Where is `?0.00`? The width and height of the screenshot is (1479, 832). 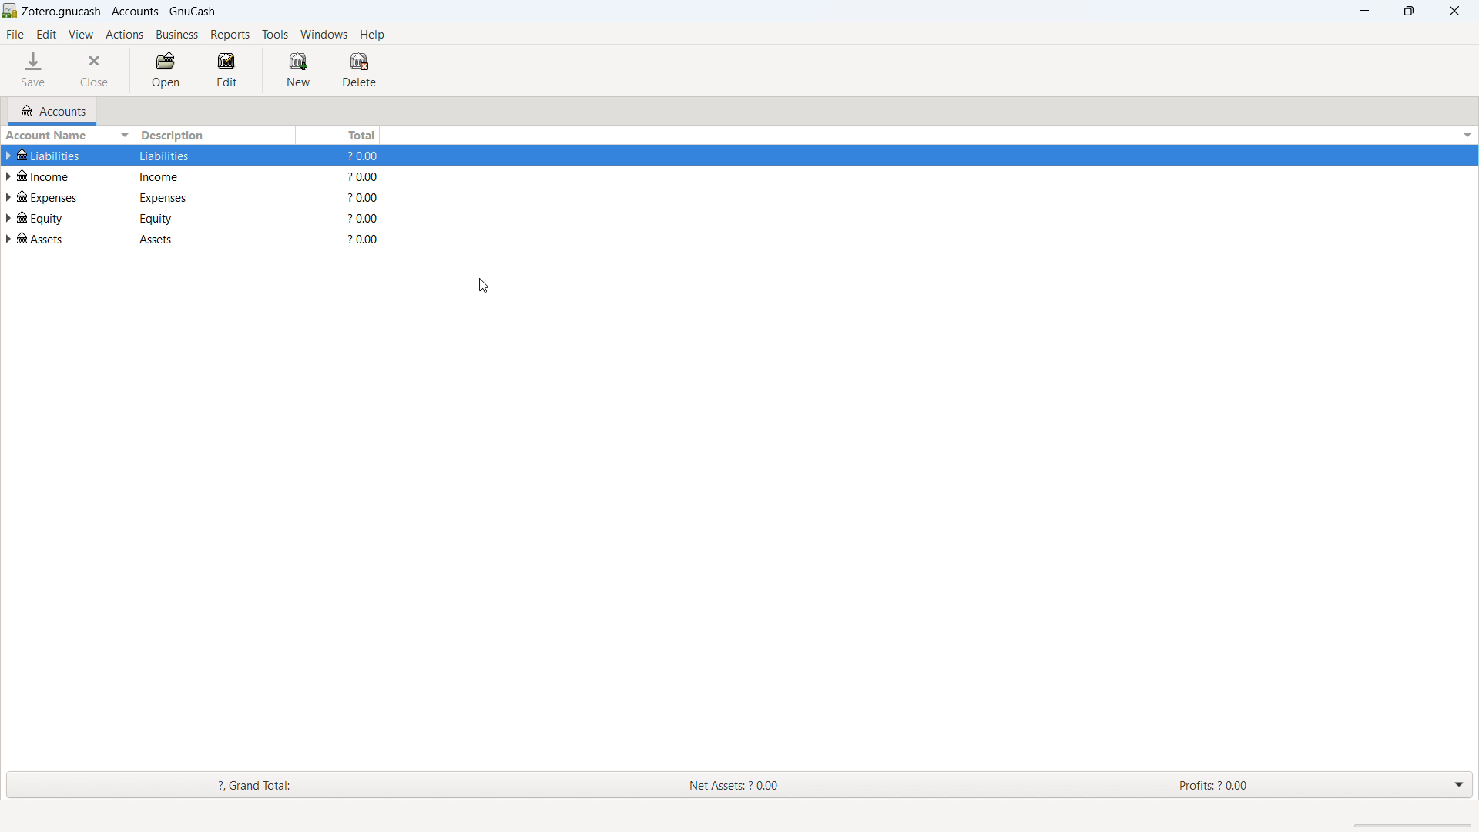 ?0.00 is located at coordinates (364, 197).